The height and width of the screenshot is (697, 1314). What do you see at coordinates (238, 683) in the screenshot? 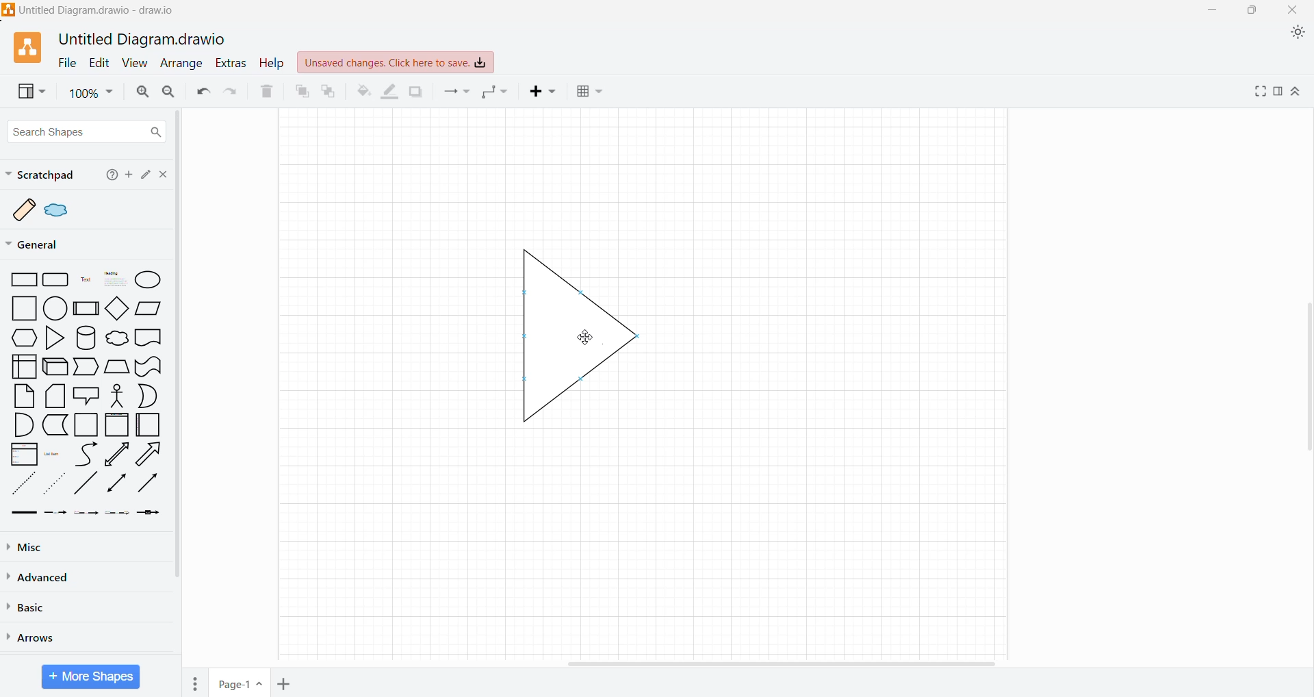
I see `Page-1` at bounding box center [238, 683].